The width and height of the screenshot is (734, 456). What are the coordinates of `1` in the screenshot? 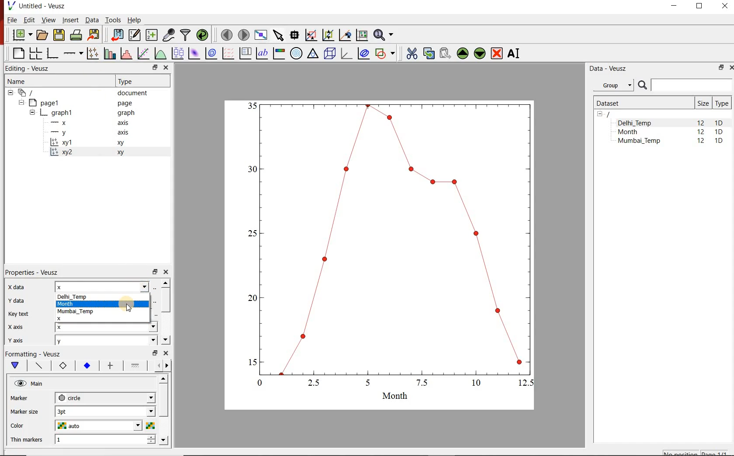 It's located at (105, 440).